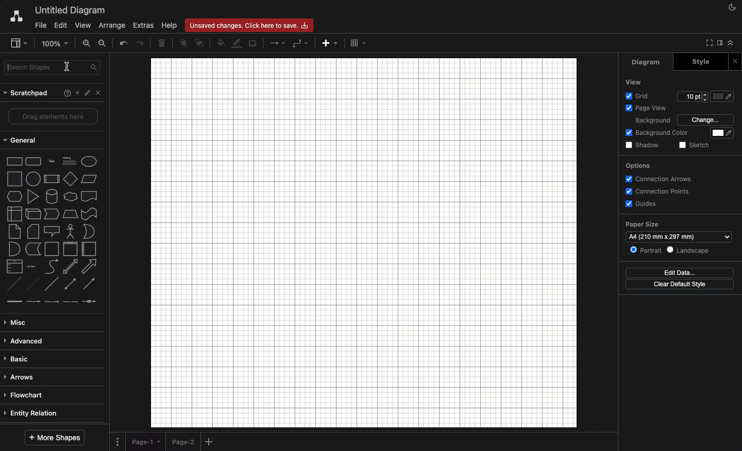 This screenshot has height=451, width=742. Describe the element at coordinates (52, 214) in the screenshot. I see `shape` at that location.